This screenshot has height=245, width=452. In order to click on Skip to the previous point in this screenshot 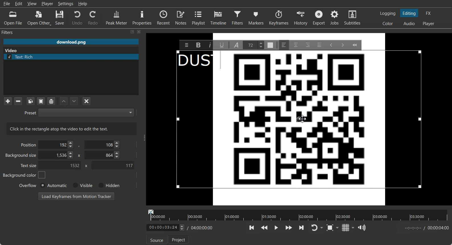, I will do `click(252, 228)`.